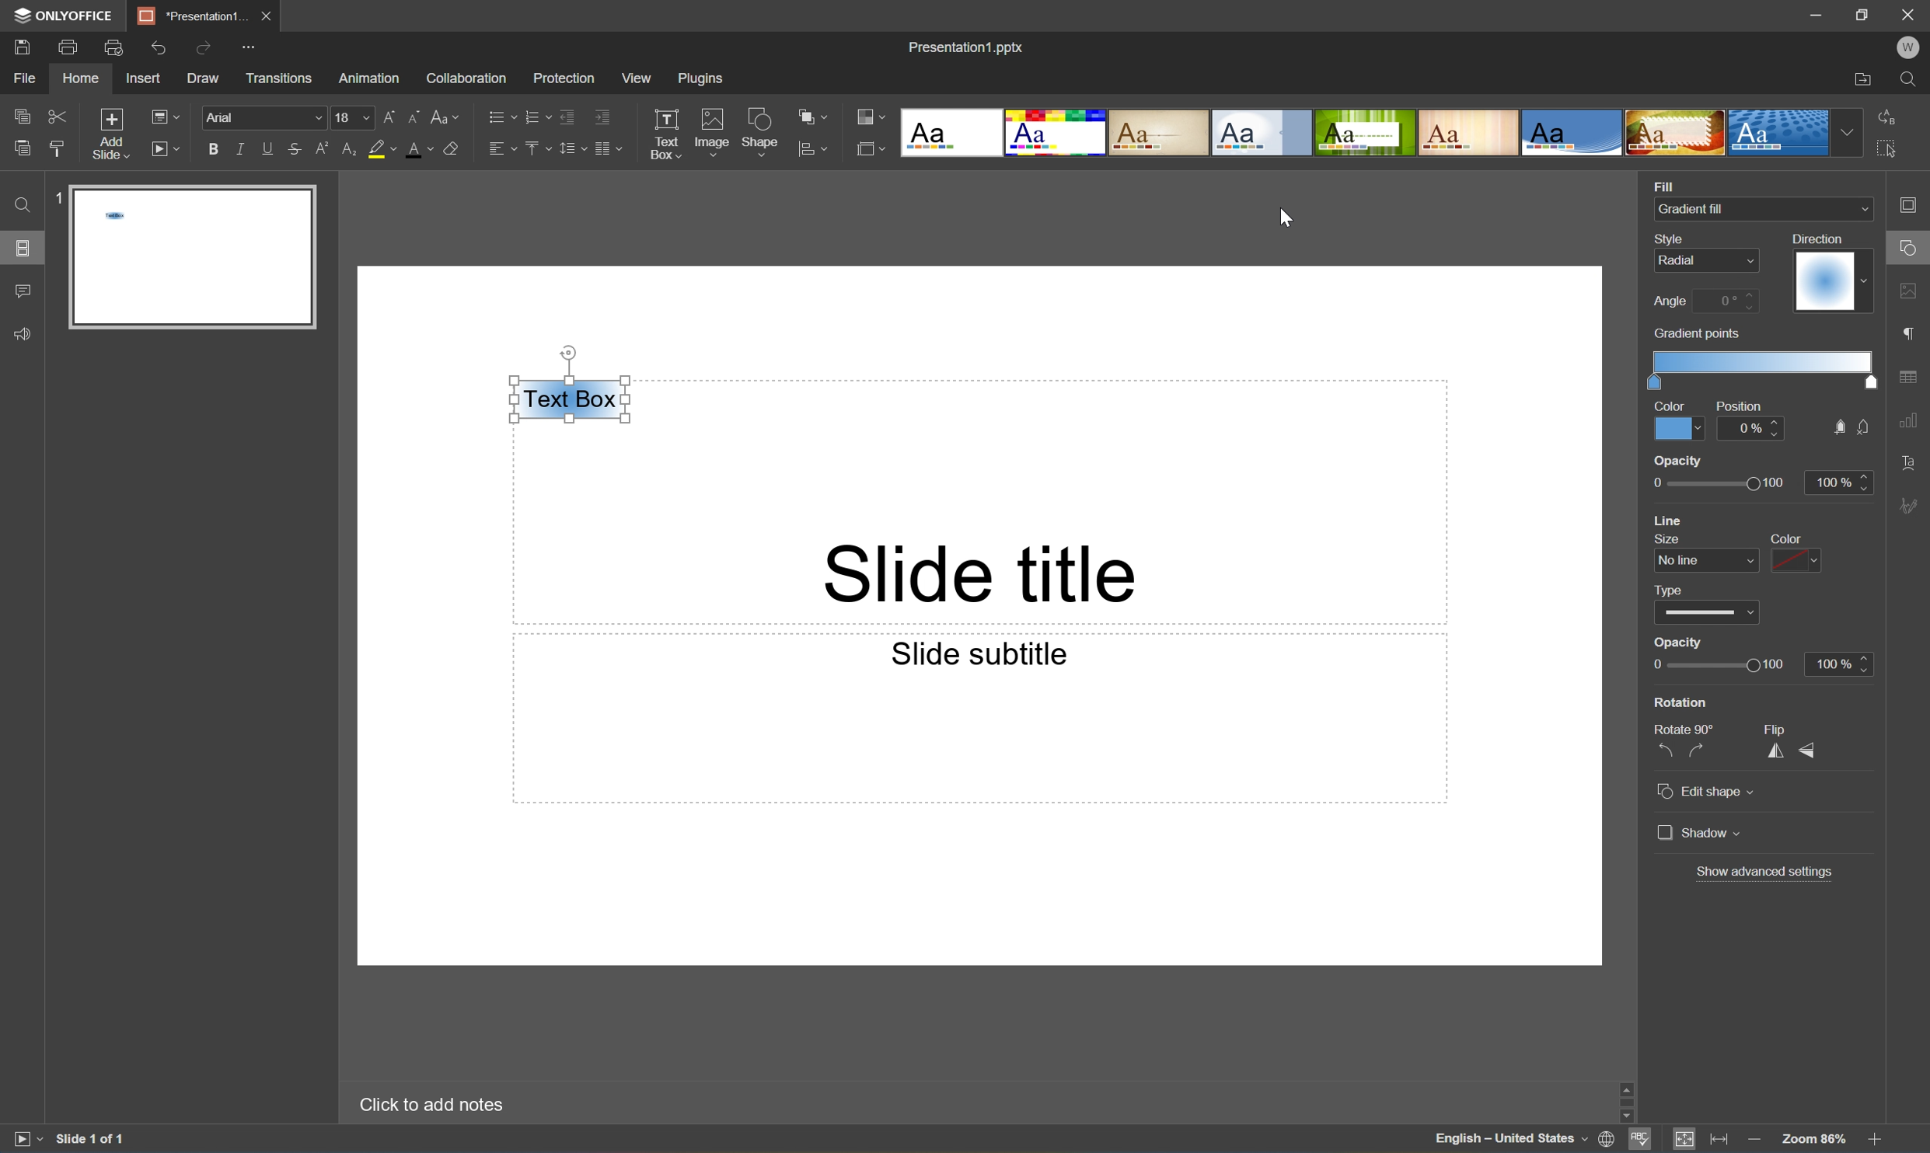 This screenshot has width=1930, height=1153. Describe the element at coordinates (411, 117) in the screenshot. I see `Decrement font size` at that location.